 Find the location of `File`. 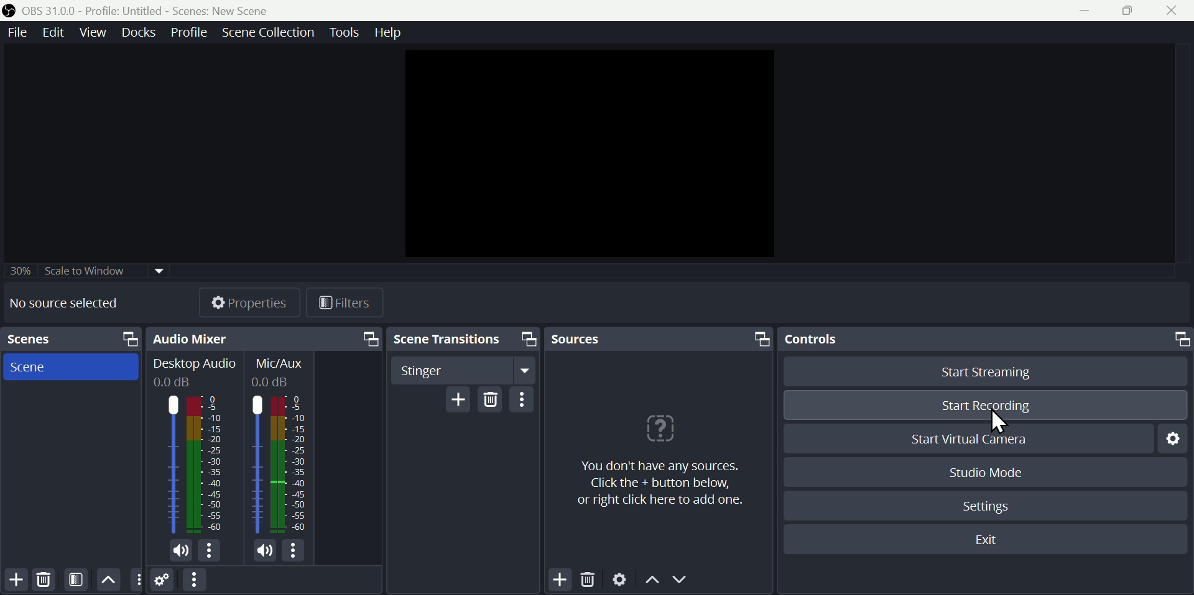

File is located at coordinates (21, 35).